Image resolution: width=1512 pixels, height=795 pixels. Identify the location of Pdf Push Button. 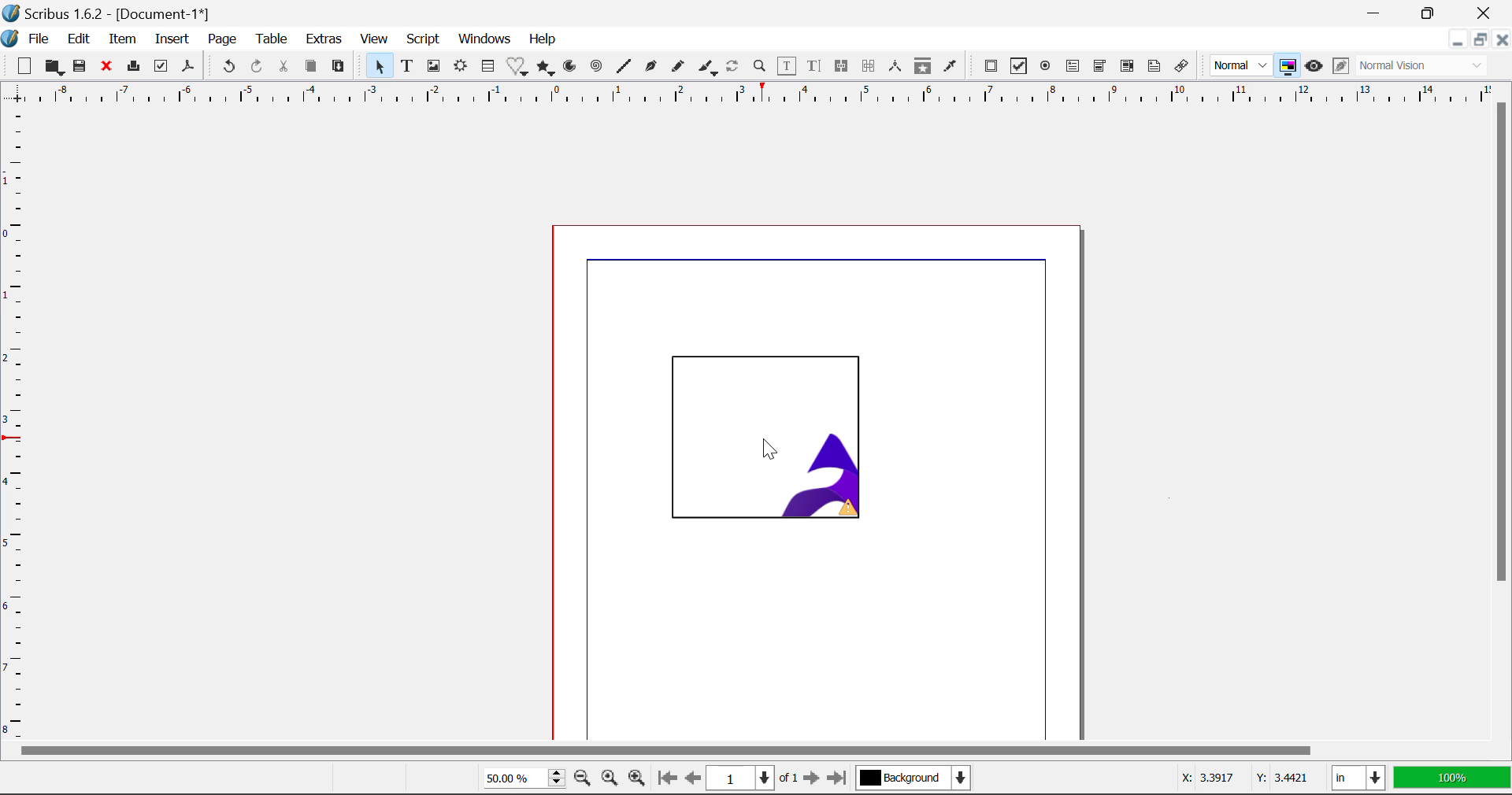
(991, 68).